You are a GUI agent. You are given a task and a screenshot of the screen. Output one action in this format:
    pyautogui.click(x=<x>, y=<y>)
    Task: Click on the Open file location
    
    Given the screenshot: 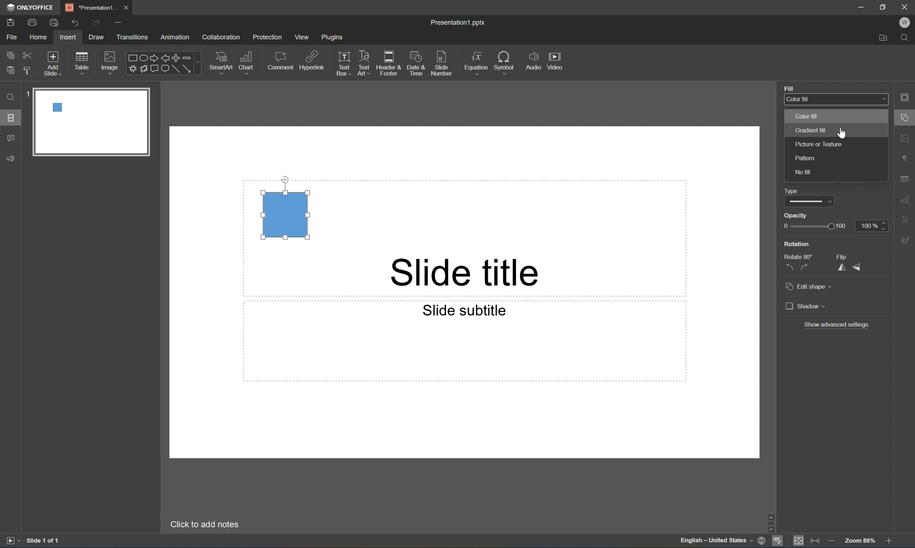 What is the action you would take?
    pyautogui.click(x=884, y=39)
    